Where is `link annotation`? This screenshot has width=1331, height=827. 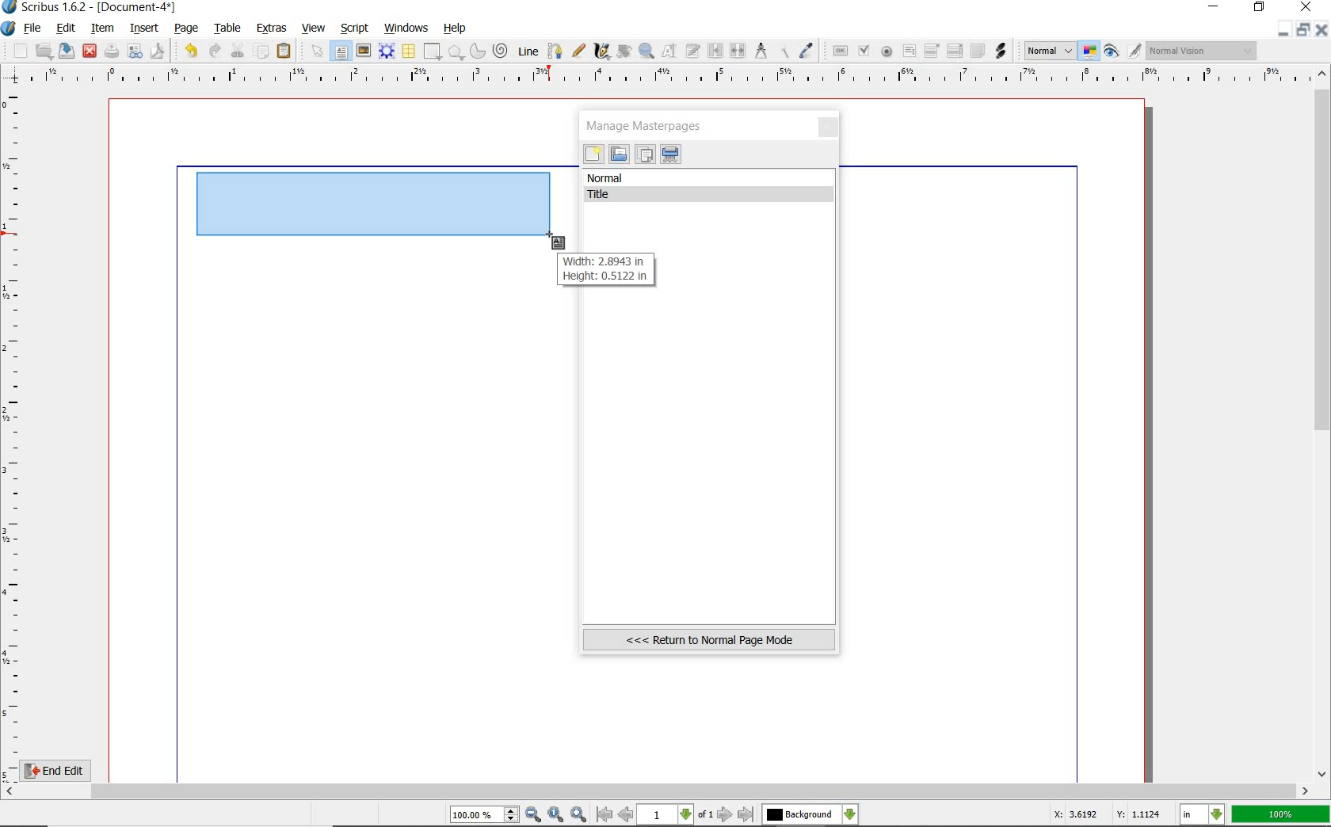 link annotation is located at coordinates (1001, 50).